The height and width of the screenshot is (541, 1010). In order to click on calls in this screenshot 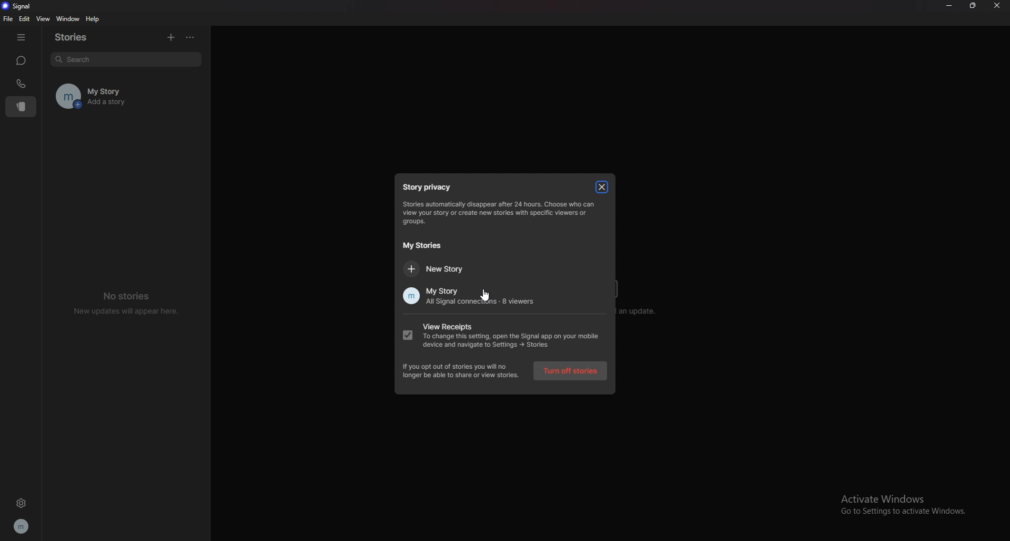, I will do `click(21, 84)`.